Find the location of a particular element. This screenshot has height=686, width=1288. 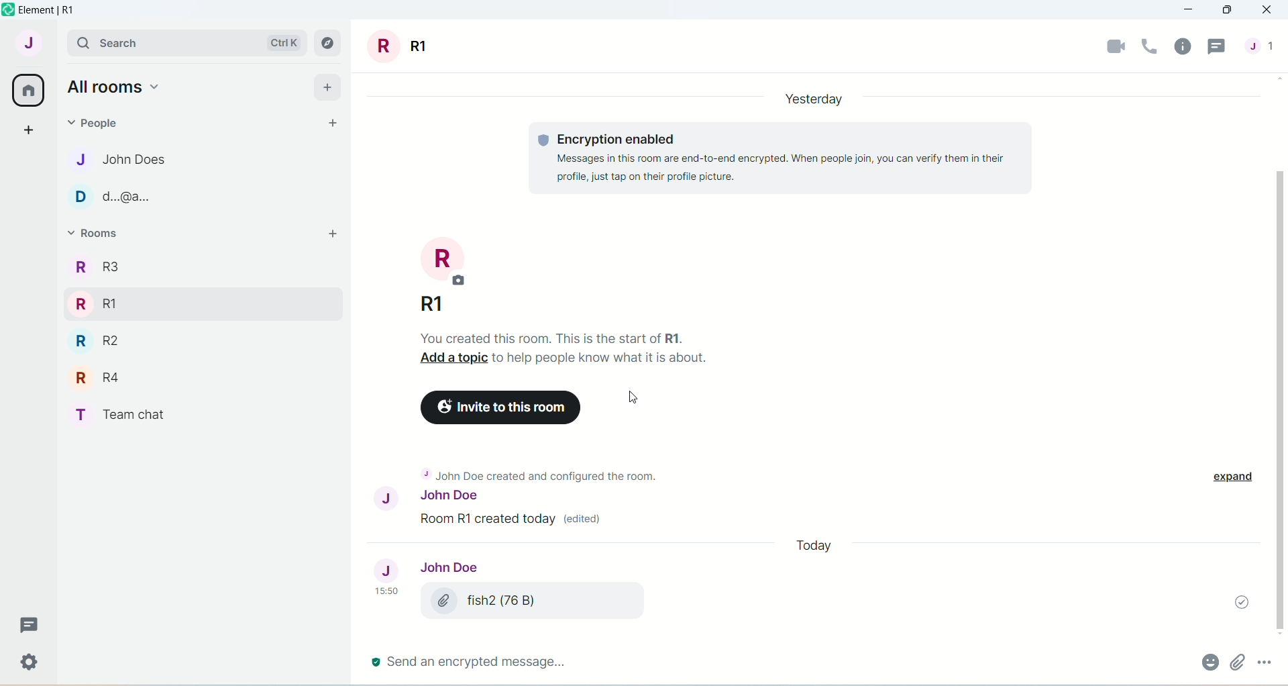

add is located at coordinates (333, 234).